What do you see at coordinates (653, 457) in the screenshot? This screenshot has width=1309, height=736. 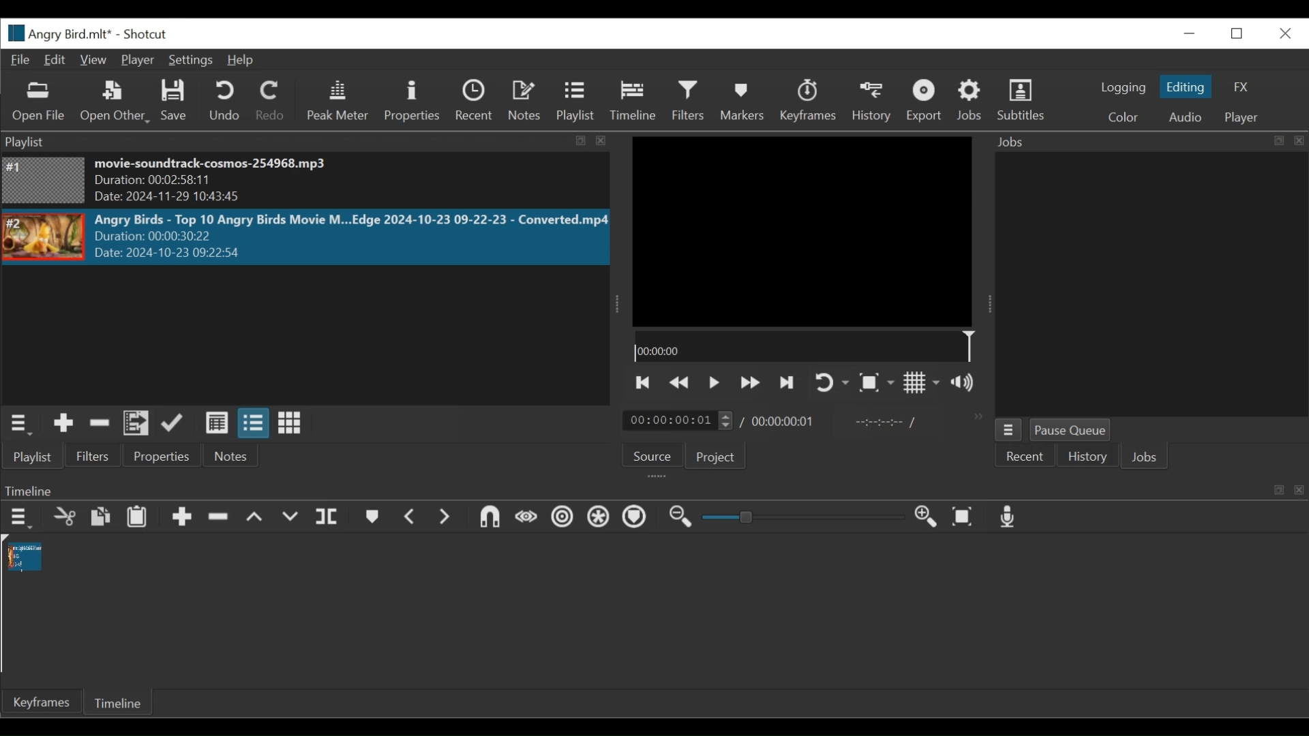 I see `Source` at bounding box center [653, 457].